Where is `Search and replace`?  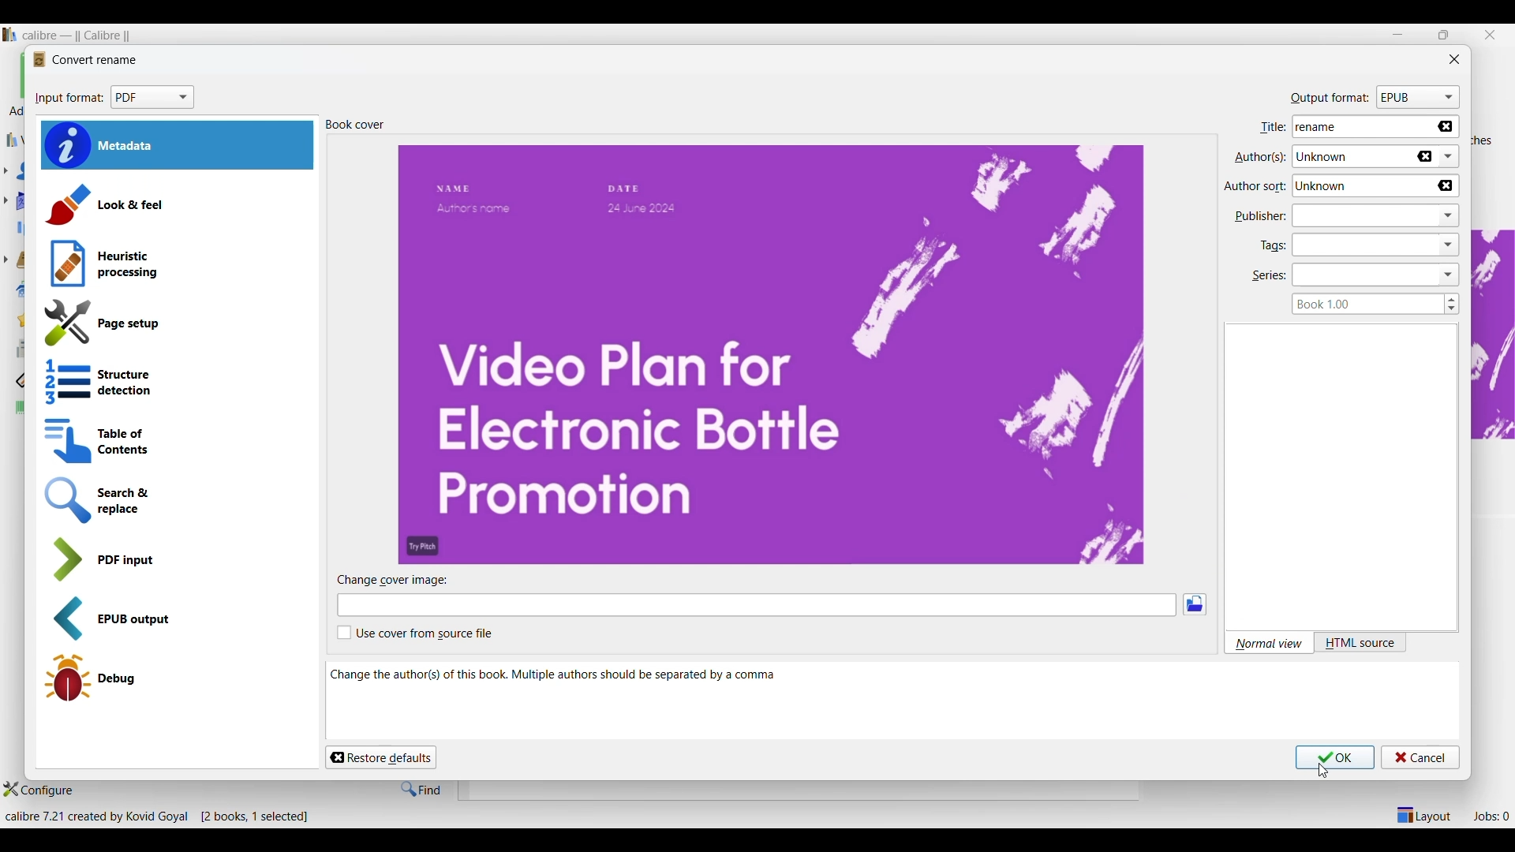 Search and replace is located at coordinates (172, 501).